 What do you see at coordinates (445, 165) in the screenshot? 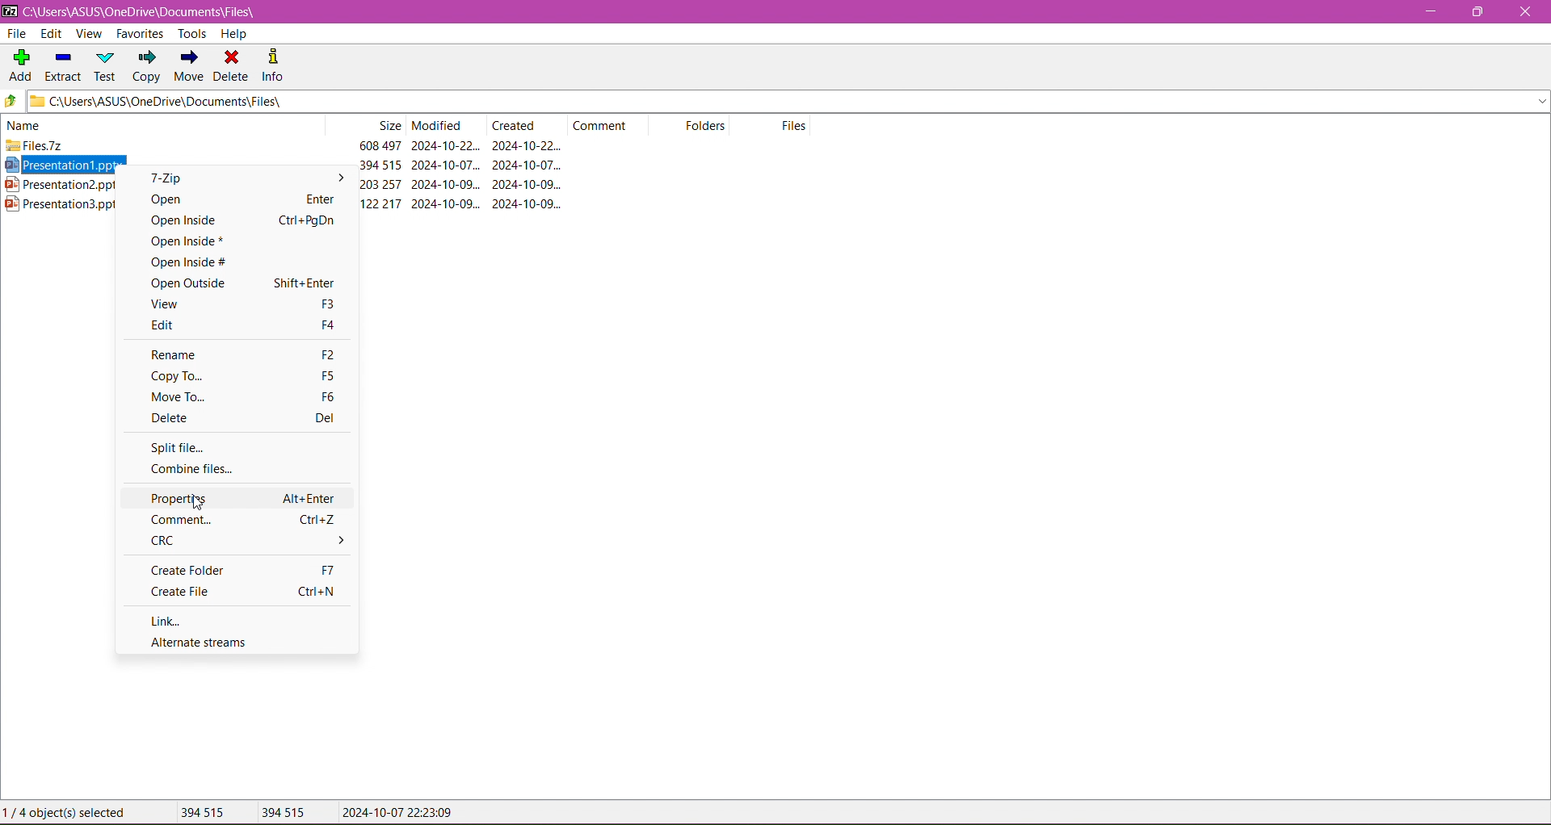
I see `2024-10-07` at bounding box center [445, 165].